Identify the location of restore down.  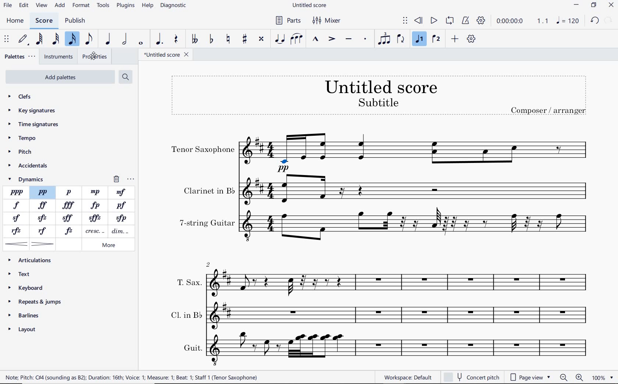
(594, 6).